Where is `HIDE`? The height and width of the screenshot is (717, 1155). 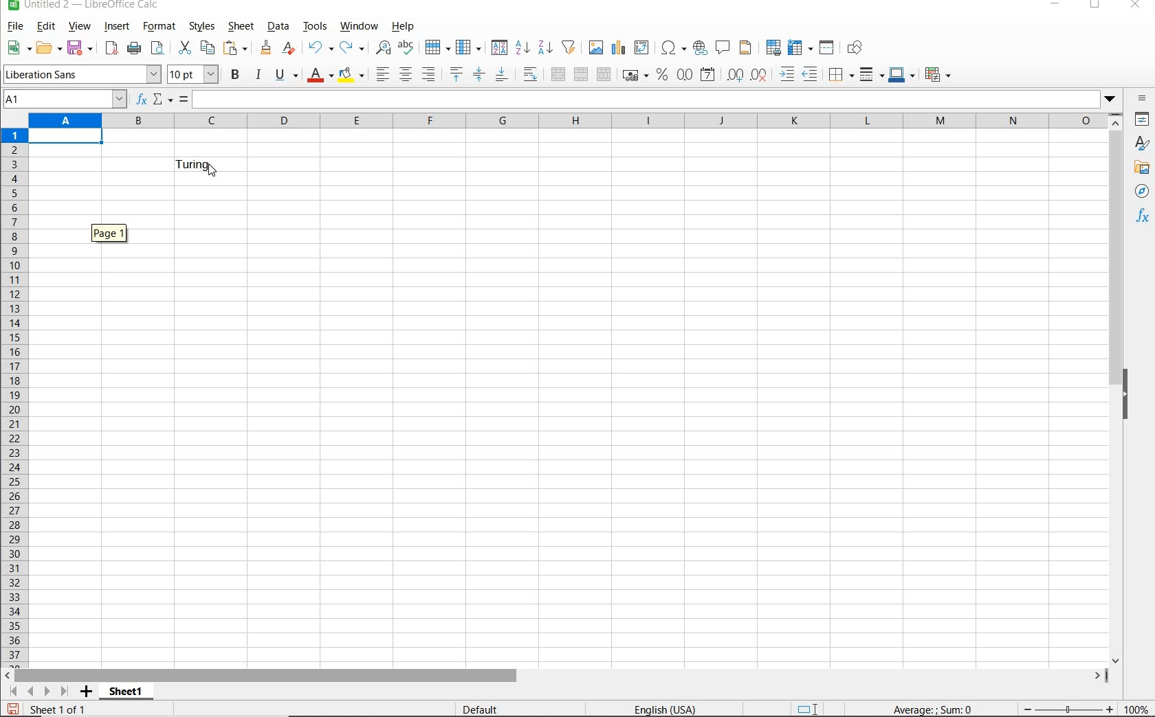
HIDE is located at coordinates (1129, 396).